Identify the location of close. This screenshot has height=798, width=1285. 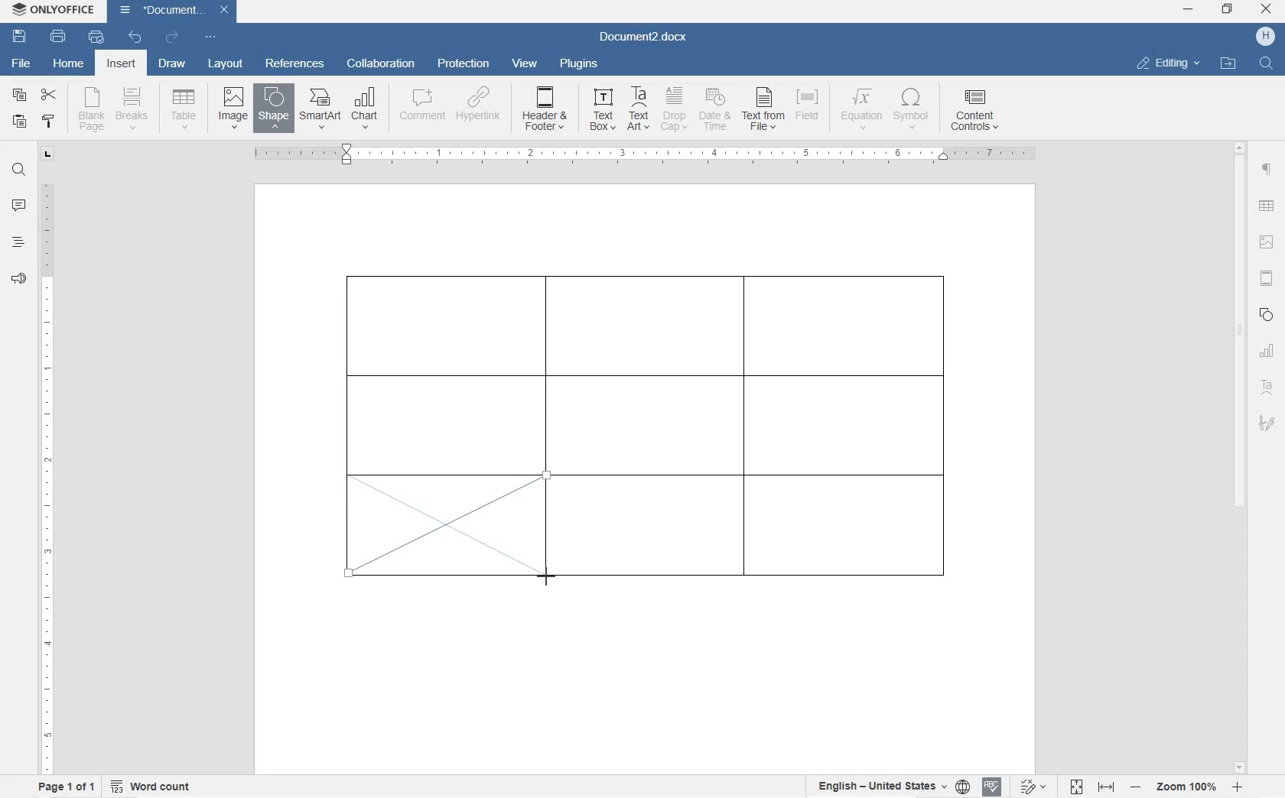
(1266, 10).